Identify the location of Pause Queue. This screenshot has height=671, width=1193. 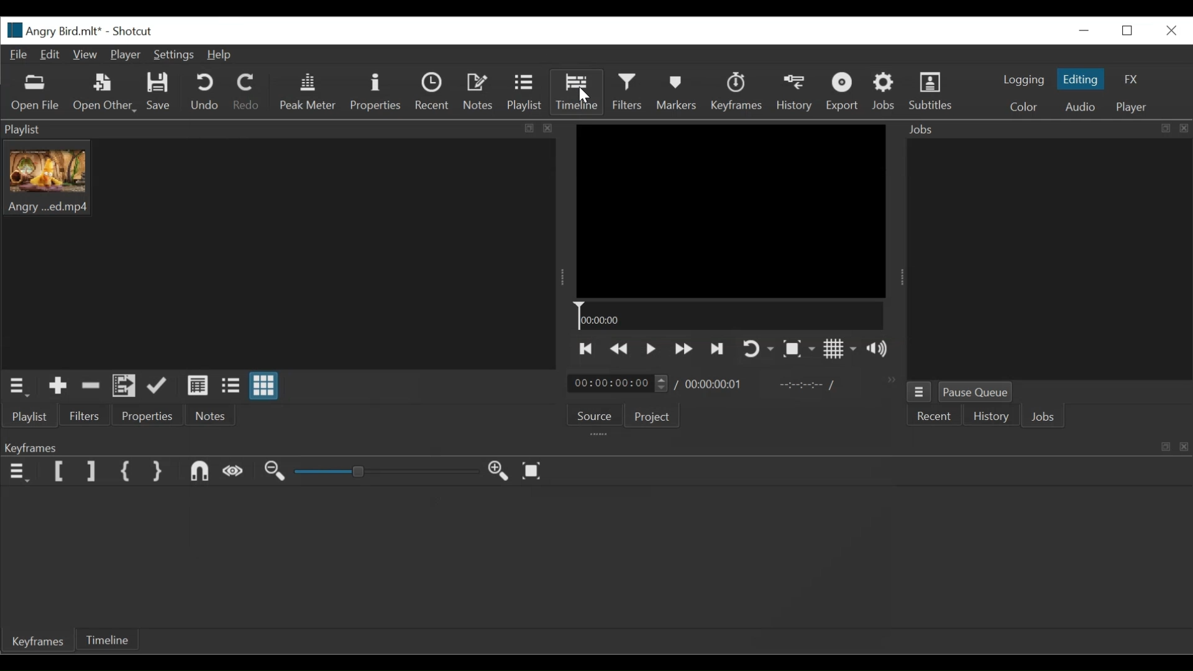
(976, 392).